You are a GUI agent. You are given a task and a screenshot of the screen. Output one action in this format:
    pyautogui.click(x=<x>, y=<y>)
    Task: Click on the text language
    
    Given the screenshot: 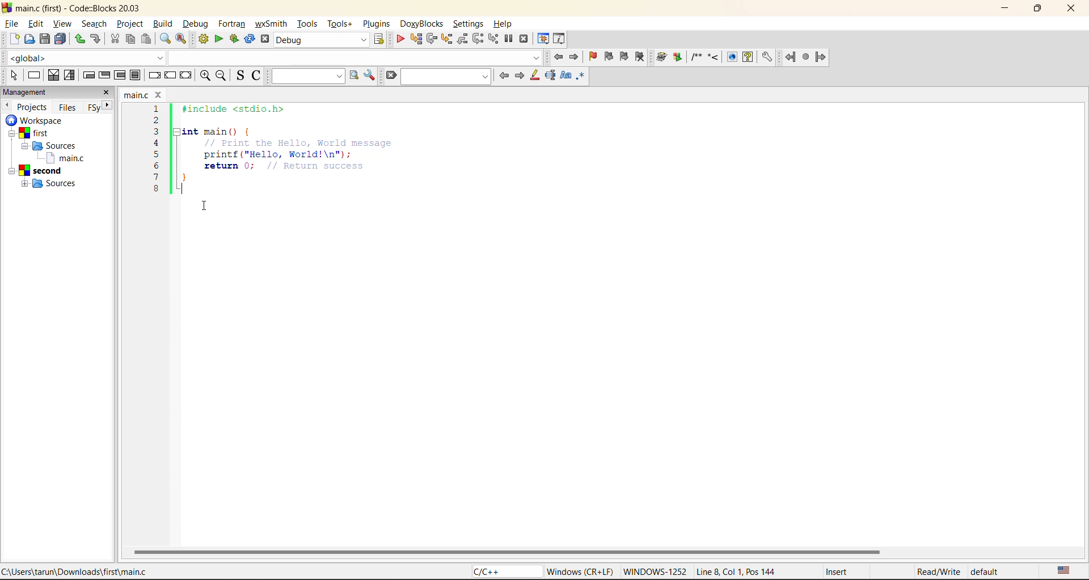 What is the action you would take?
    pyautogui.click(x=1065, y=570)
    